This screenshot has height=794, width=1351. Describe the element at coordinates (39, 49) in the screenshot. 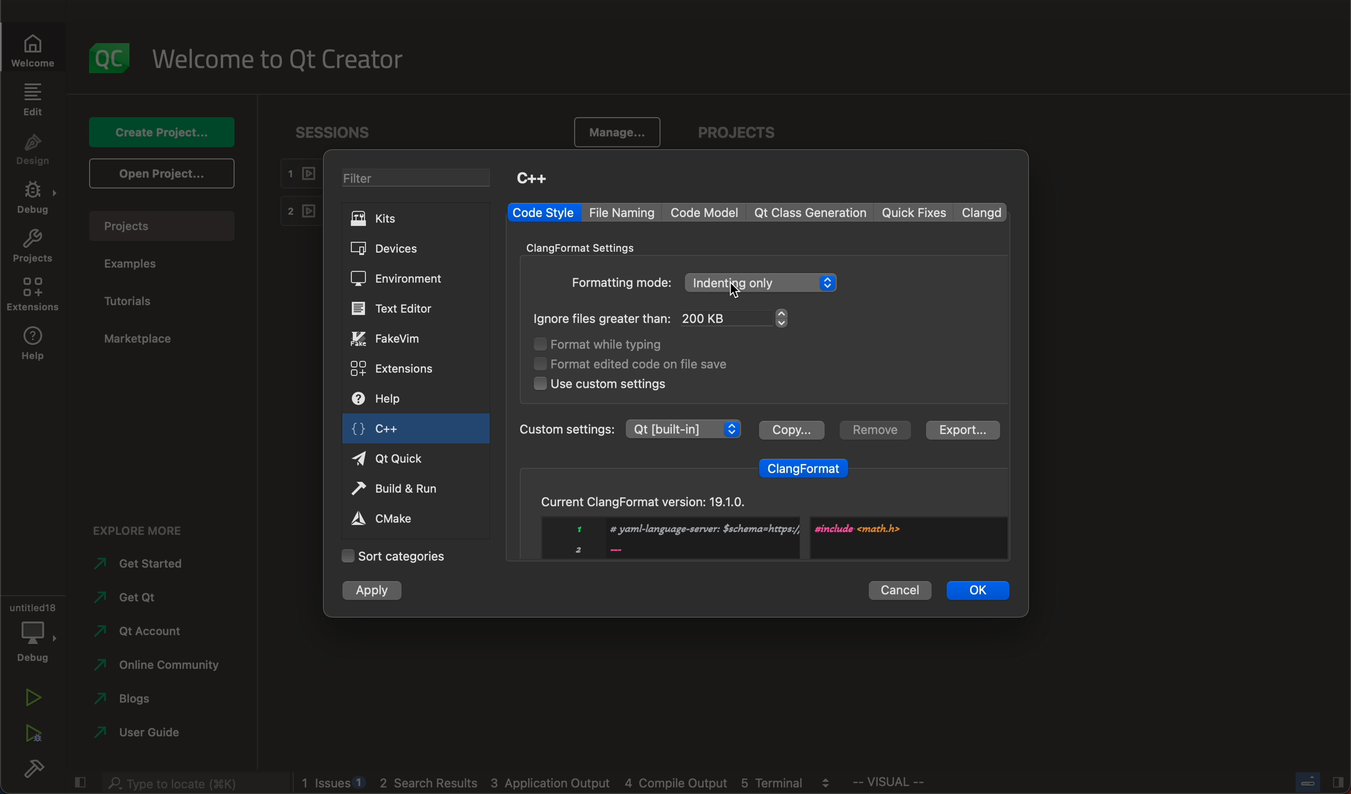

I see `welcome` at that location.